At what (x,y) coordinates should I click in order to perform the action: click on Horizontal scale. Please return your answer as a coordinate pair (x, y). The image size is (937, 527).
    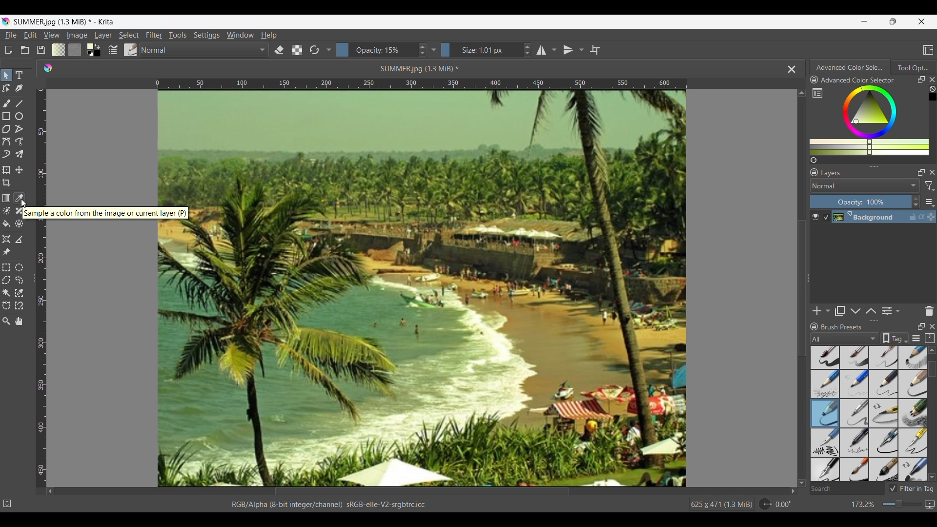
    Looking at the image, I should click on (421, 83).